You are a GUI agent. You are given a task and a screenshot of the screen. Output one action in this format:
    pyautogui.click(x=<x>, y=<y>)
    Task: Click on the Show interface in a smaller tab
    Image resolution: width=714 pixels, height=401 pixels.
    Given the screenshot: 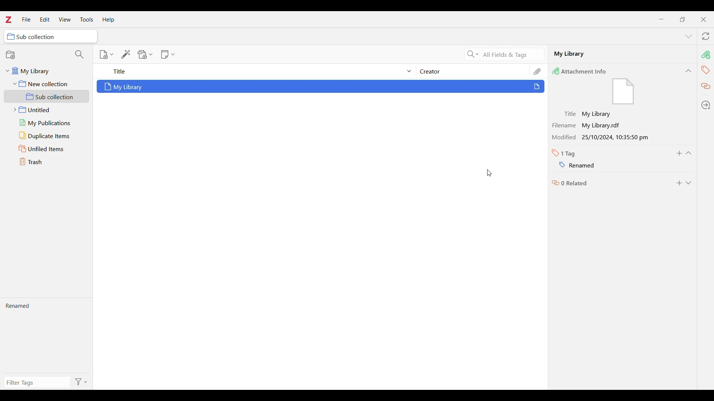 What is the action you would take?
    pyautogui.click(x=682, y=19)
    